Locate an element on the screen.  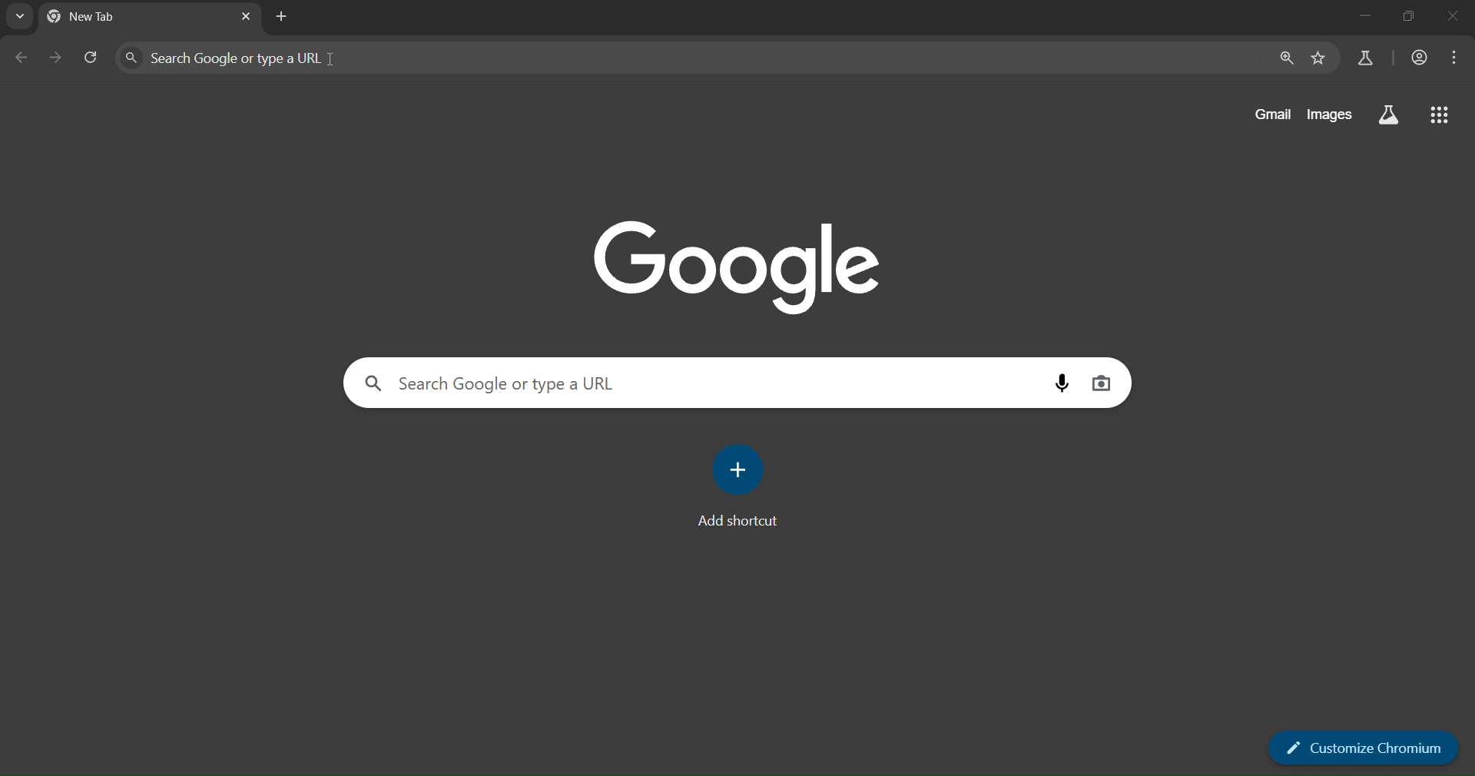
Search Google or type a URL is located at coordinates (240, 58).